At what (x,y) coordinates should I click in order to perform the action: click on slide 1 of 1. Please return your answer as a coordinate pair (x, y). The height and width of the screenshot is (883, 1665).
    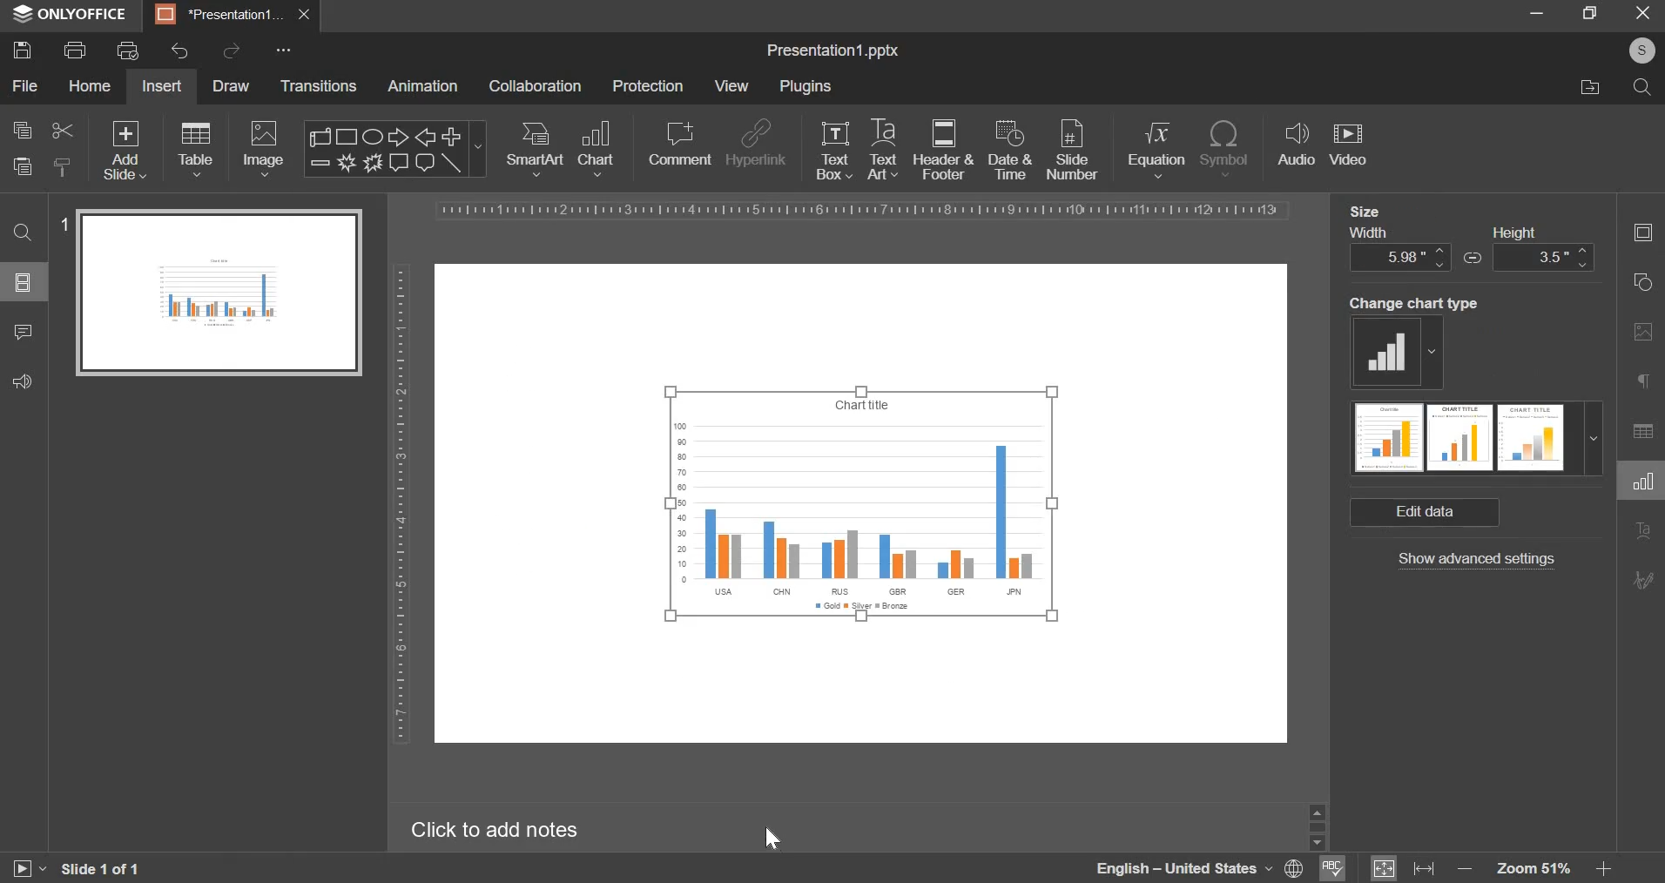
    Looking at the image, I should click on (99, 871).